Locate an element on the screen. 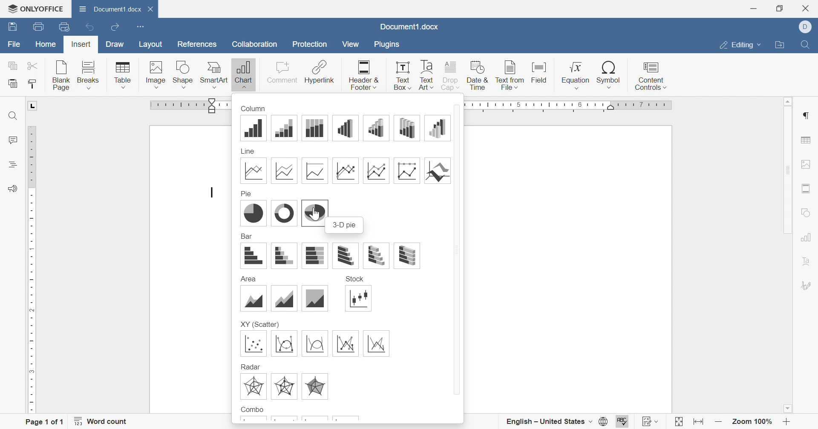 The width and height of the screenshot is (818, 429). Bar is located at coordinates (247, 236).